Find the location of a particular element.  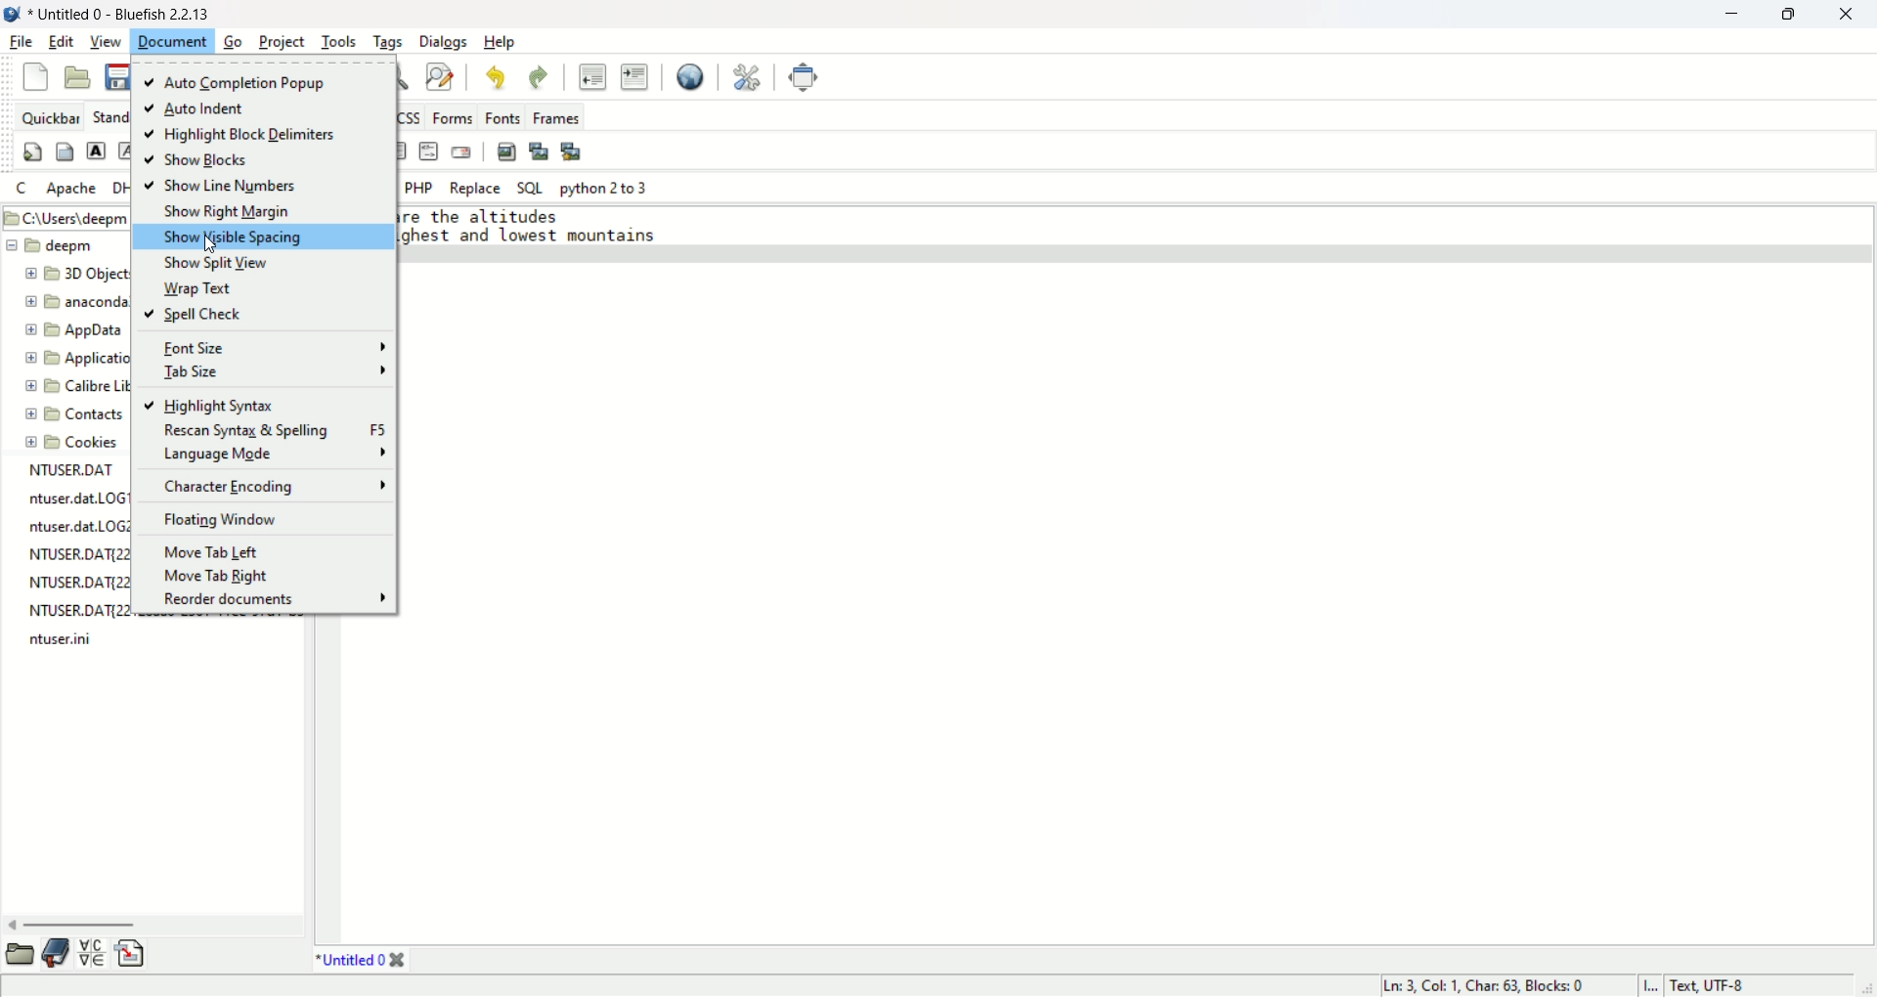

show visible spacing is located at coordinates (259, 237).